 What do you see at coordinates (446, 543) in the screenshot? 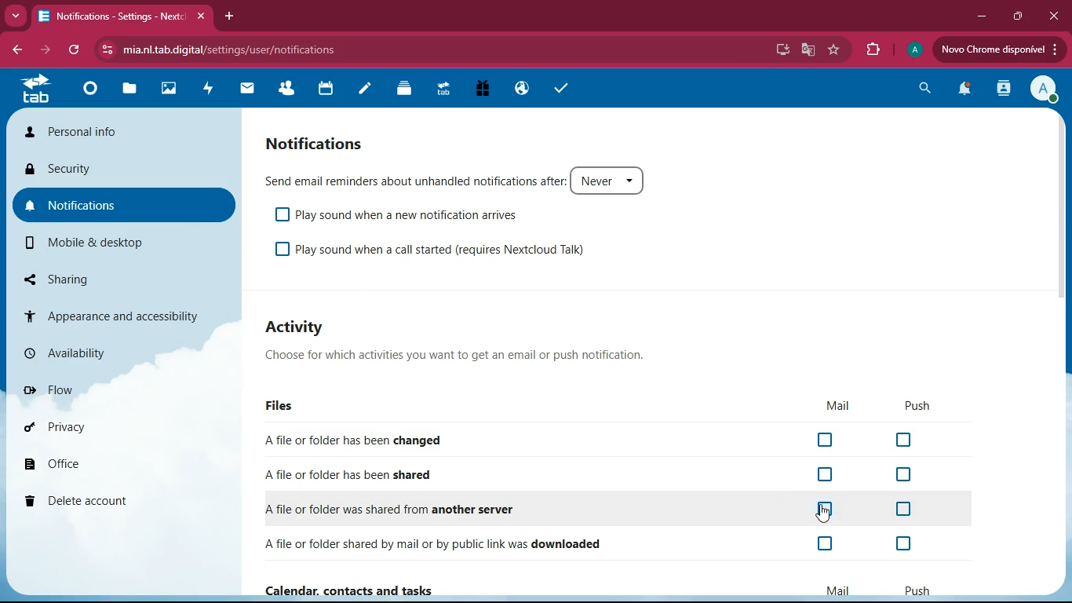
I see `downloaded` at bounding box center [446, 543].